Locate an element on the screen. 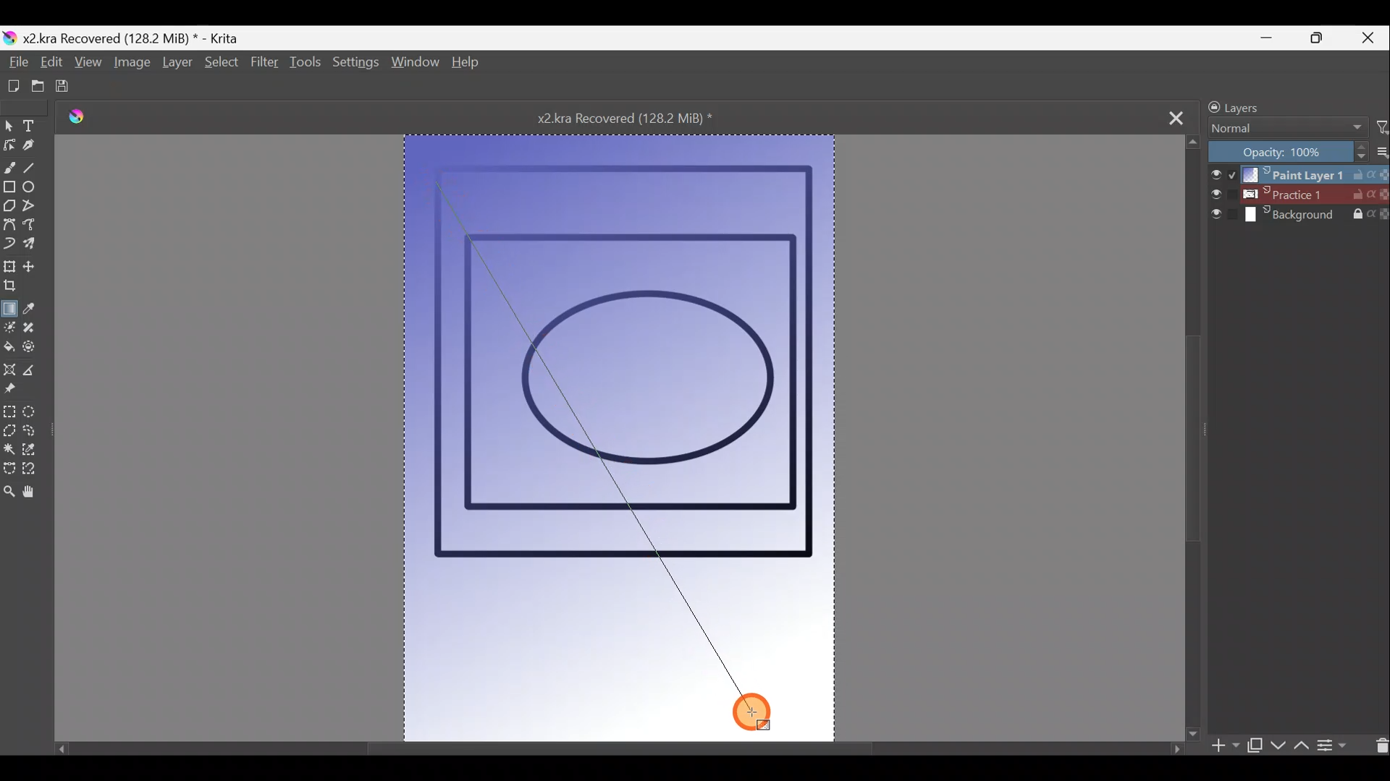 The width and height of the screenshot is (1390, 781). Add layer/mask is located at coordinates (1226, 746).